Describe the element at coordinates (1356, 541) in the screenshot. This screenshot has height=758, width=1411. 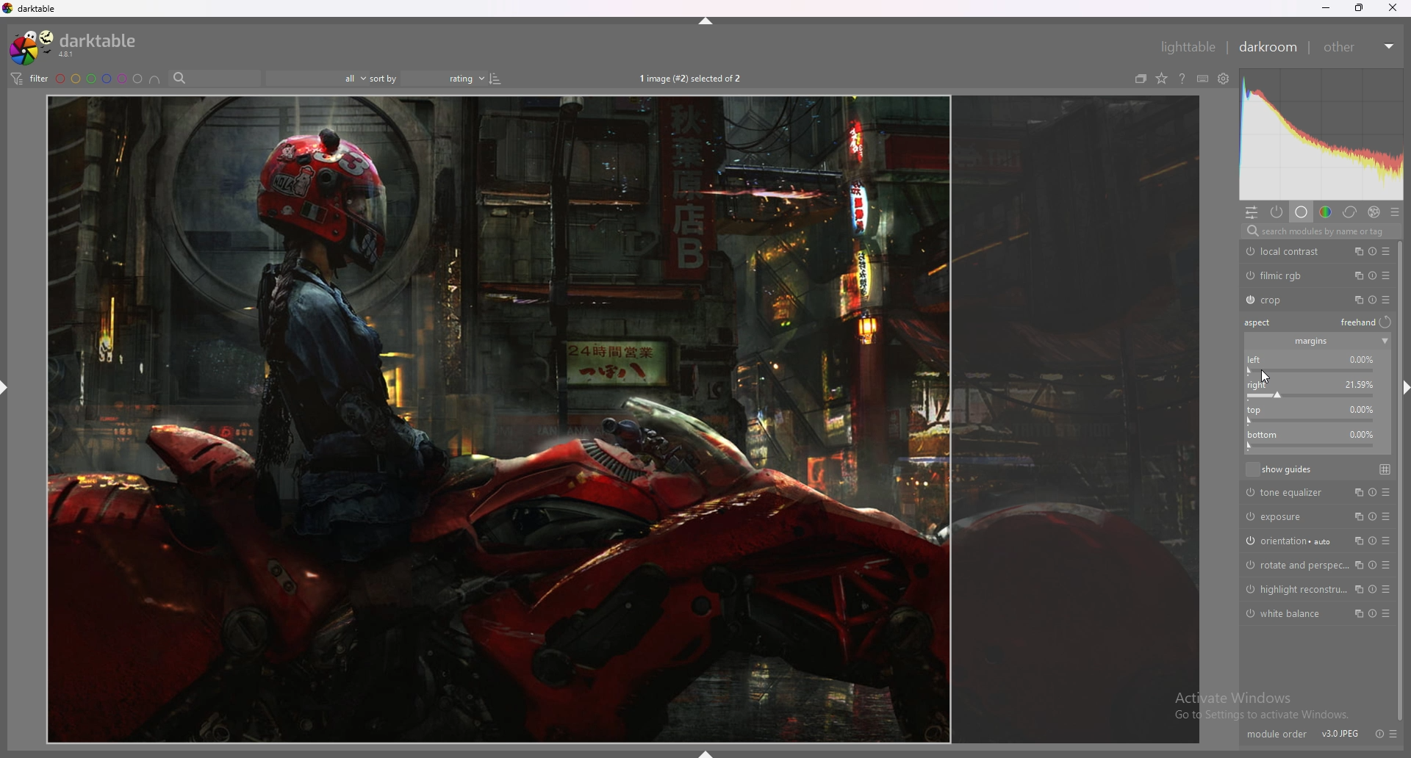
I see `multiple instances action` at that location.